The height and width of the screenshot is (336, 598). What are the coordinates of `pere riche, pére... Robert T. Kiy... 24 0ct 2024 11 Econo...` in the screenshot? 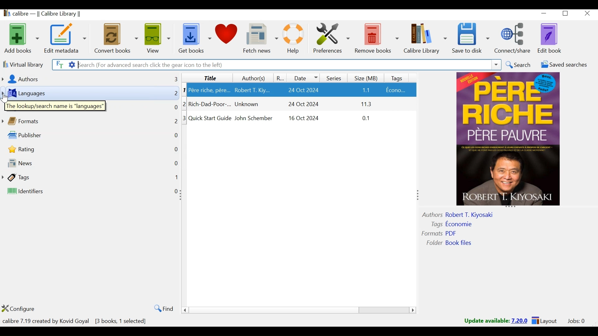 It's located at (302, 90).